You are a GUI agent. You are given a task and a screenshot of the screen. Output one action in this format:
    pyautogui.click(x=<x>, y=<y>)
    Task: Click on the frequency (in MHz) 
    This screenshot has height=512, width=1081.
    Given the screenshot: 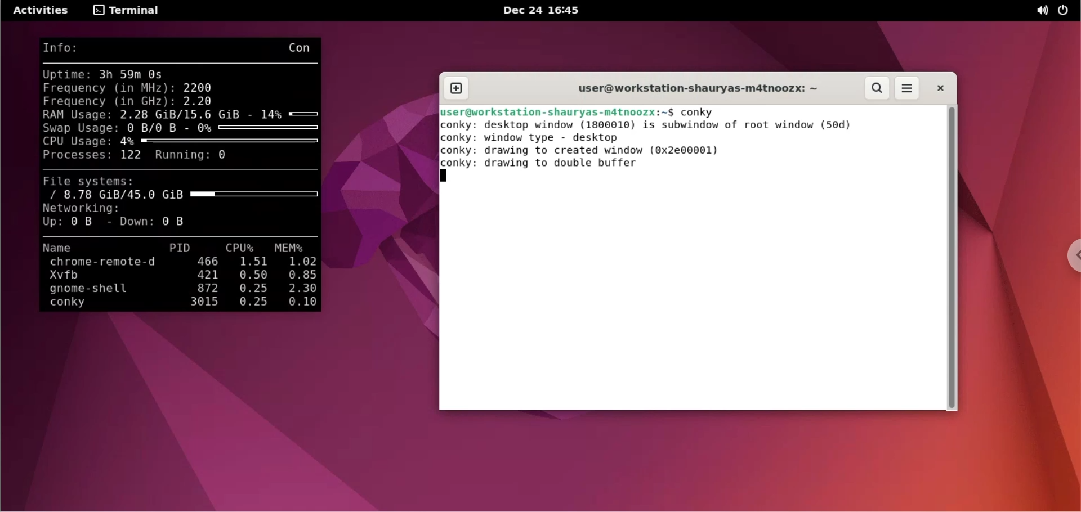 What is the action you would take?
    pyautogui.click(x=109, y=87)
    